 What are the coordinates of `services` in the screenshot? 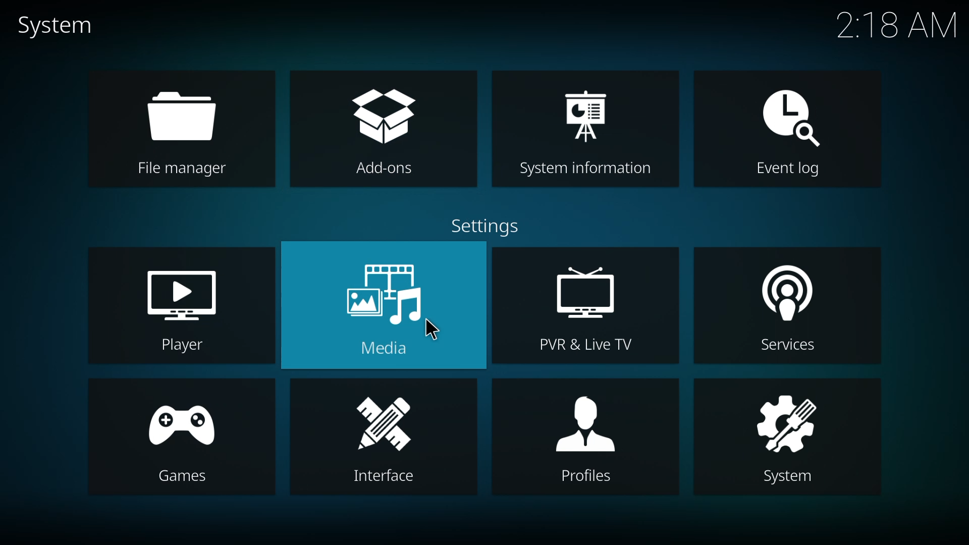 It's located at (785, 308).